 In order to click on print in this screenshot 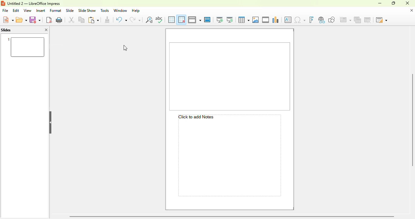, I will do `click(59, 20)`.